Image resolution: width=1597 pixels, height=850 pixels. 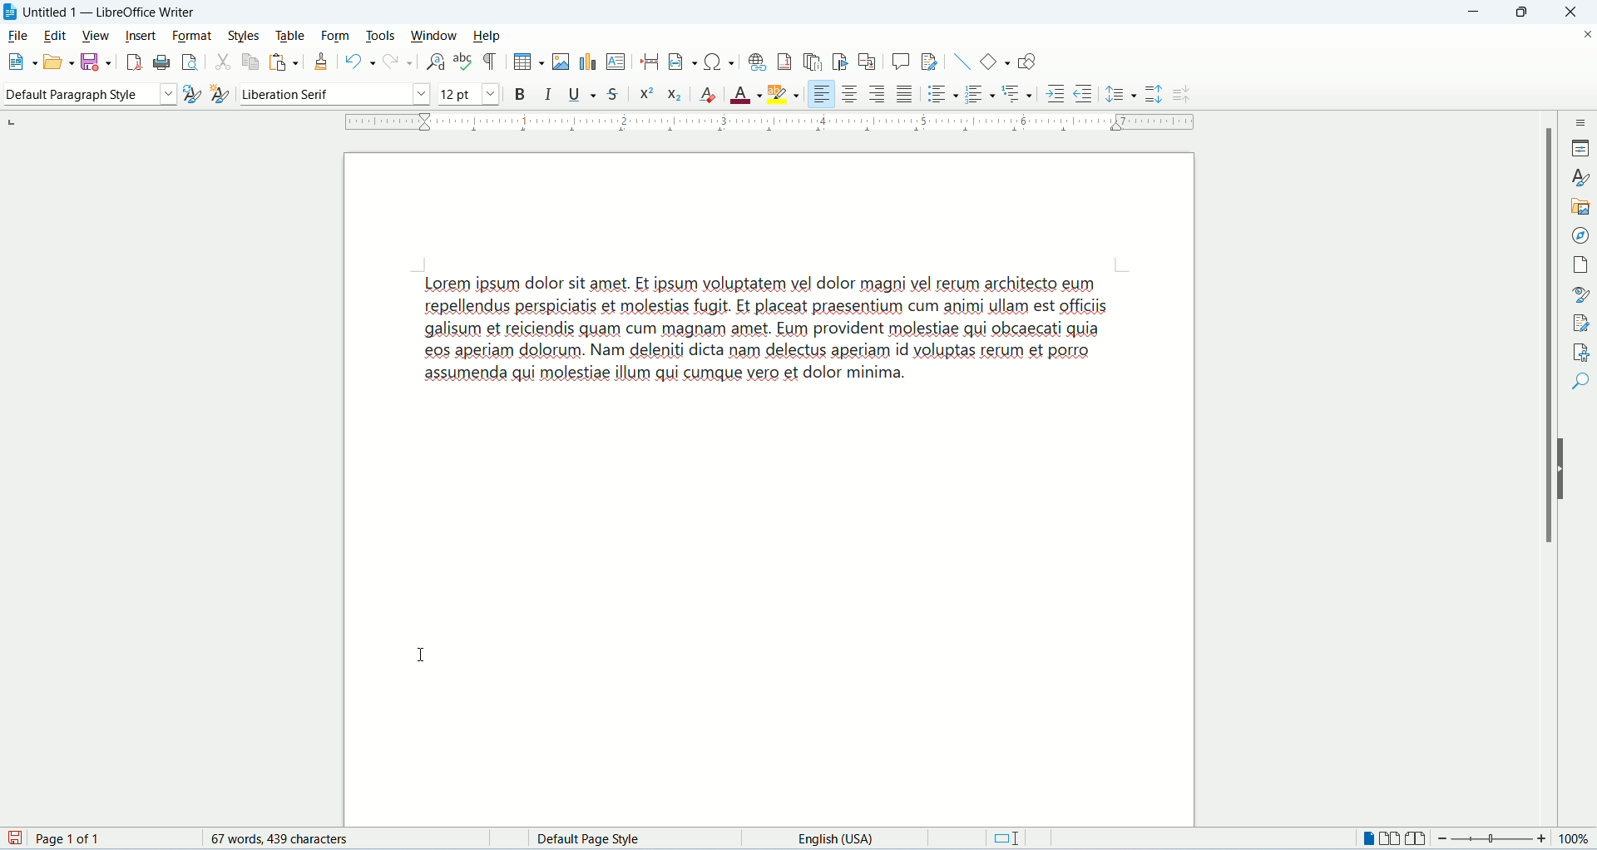 I want to click on Untitled 1 - LibreOffice Writer, so click(x=108, y=12).